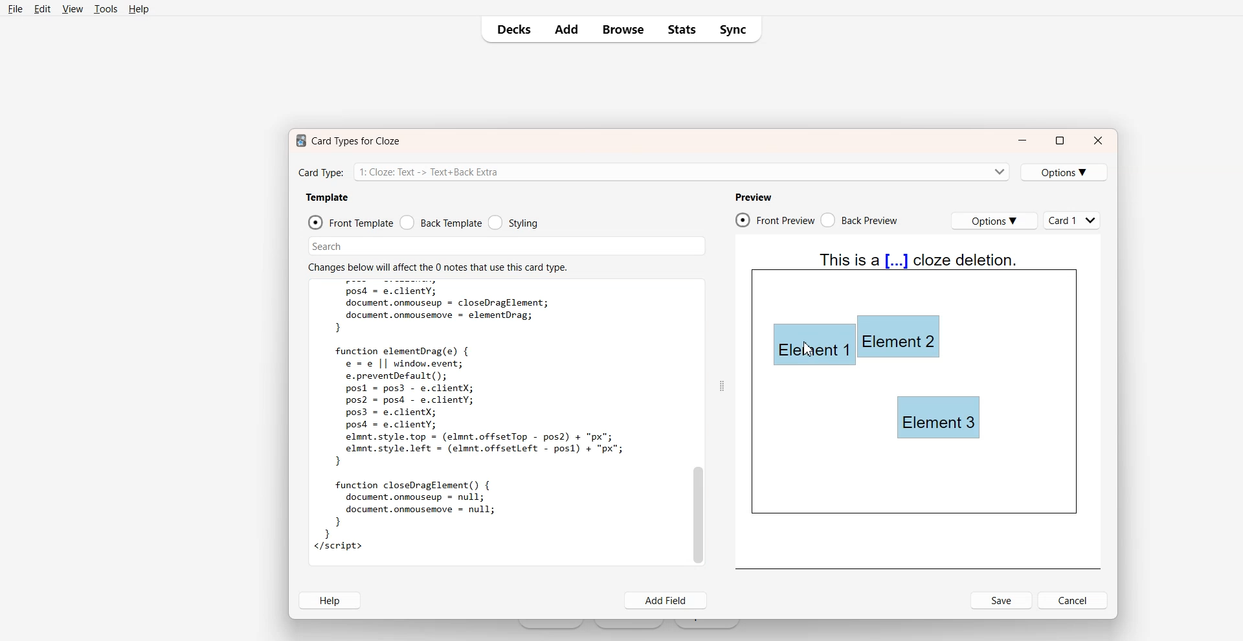 The image size is (1243, 641). What do you see at coordinates (697, 422) in the screenshot?
I see `Vertical Scroll Bar ` at bounding box center [697, 422].